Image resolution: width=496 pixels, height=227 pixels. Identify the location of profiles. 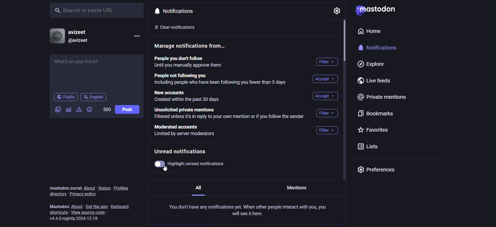
(122, 188).